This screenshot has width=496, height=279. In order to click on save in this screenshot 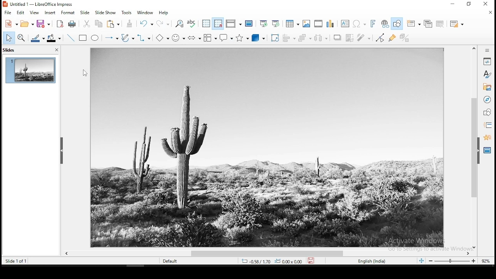, I will do `click(44, 23)`.